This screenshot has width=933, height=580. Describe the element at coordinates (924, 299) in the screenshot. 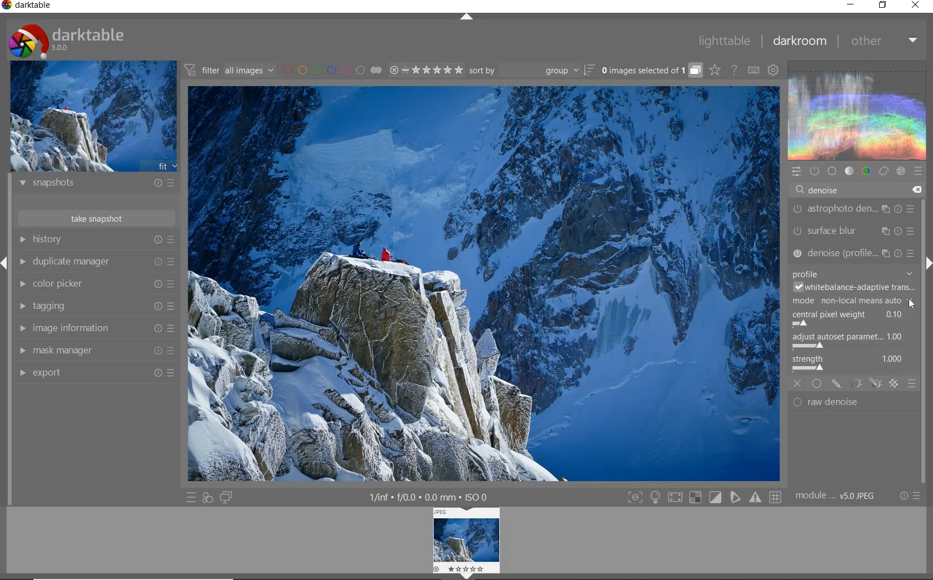

I see `scrollbar` at that location.